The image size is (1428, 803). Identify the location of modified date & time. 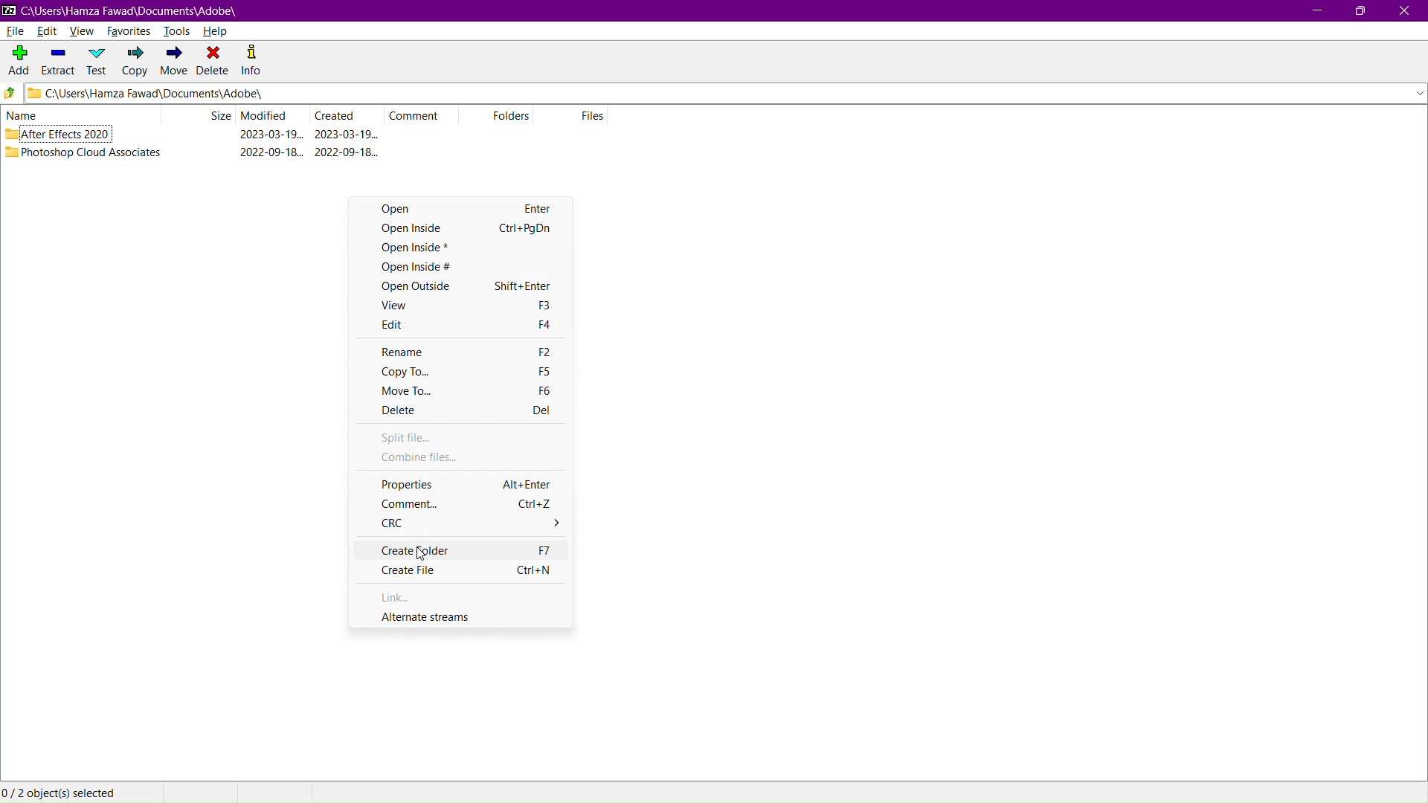
(271, 135).